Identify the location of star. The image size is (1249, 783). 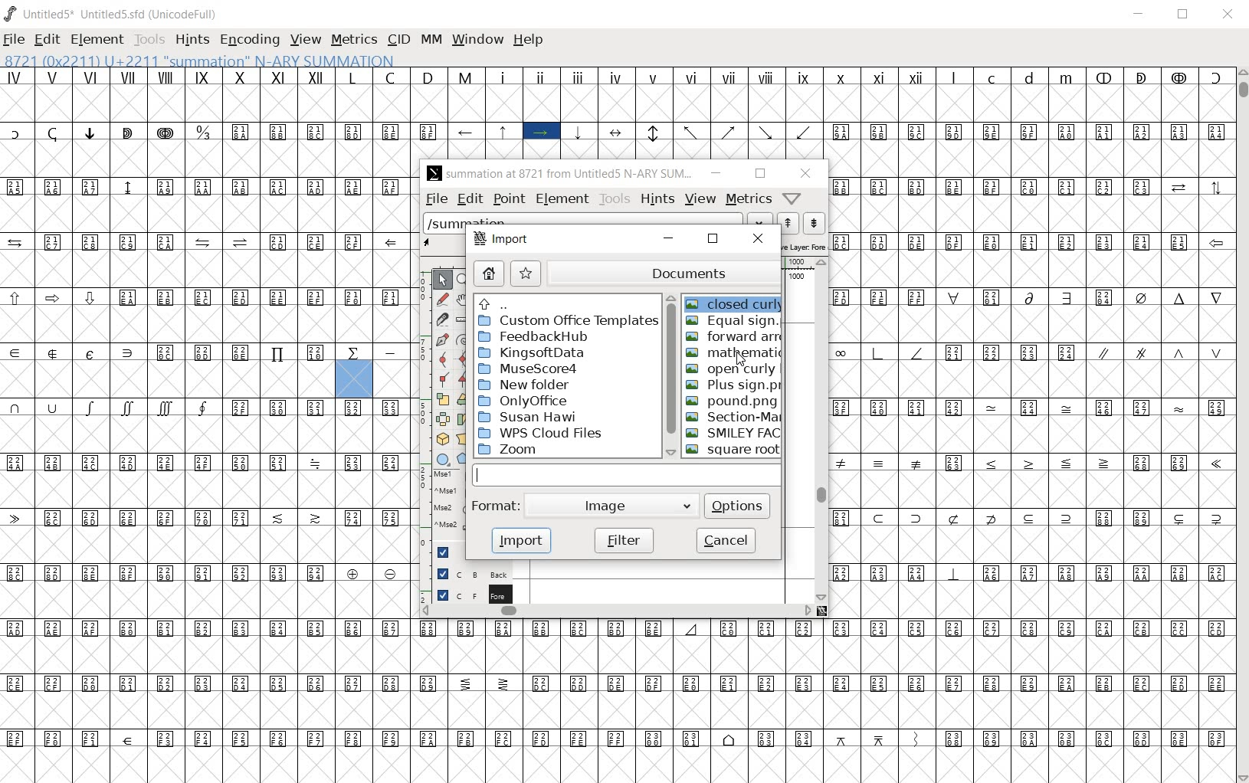
(527, 273).